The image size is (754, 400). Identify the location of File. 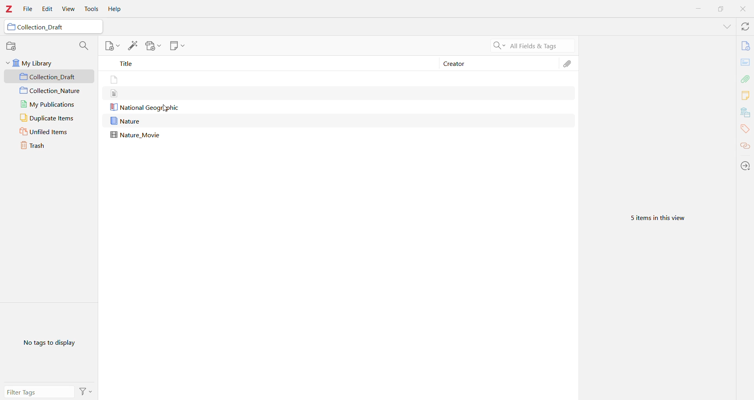
(28, 9).